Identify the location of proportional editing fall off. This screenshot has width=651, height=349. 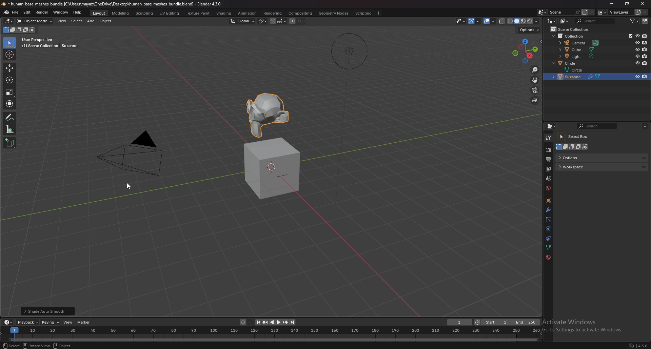
(302, 22).